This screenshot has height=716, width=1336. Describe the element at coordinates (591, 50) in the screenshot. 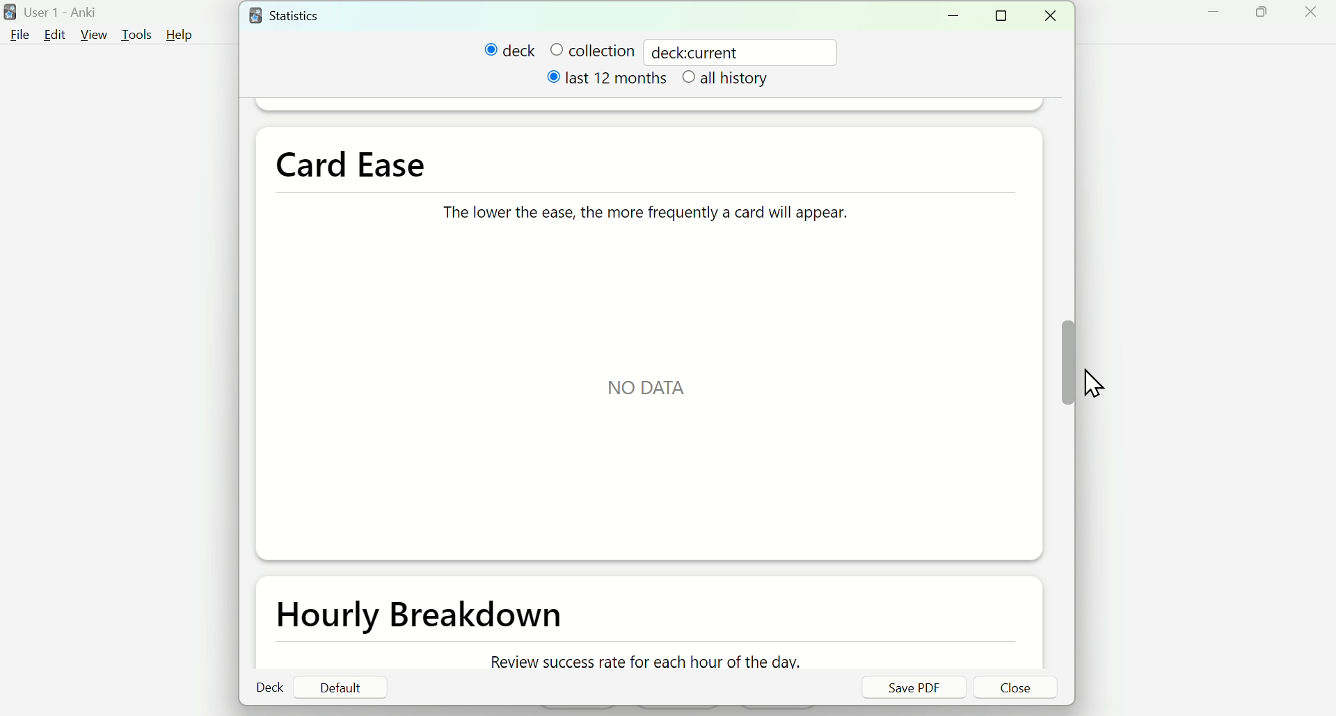

I see `collection` at that location.